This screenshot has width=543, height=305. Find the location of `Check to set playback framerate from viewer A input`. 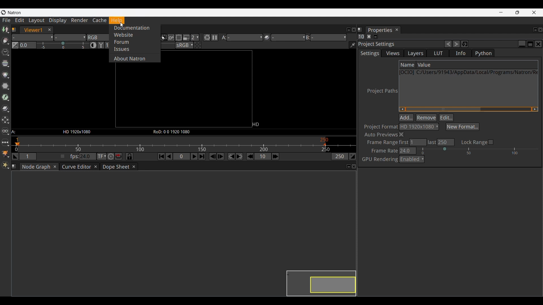

Check to set playback framerate from viewer A input is located at coordinates (63, 156).